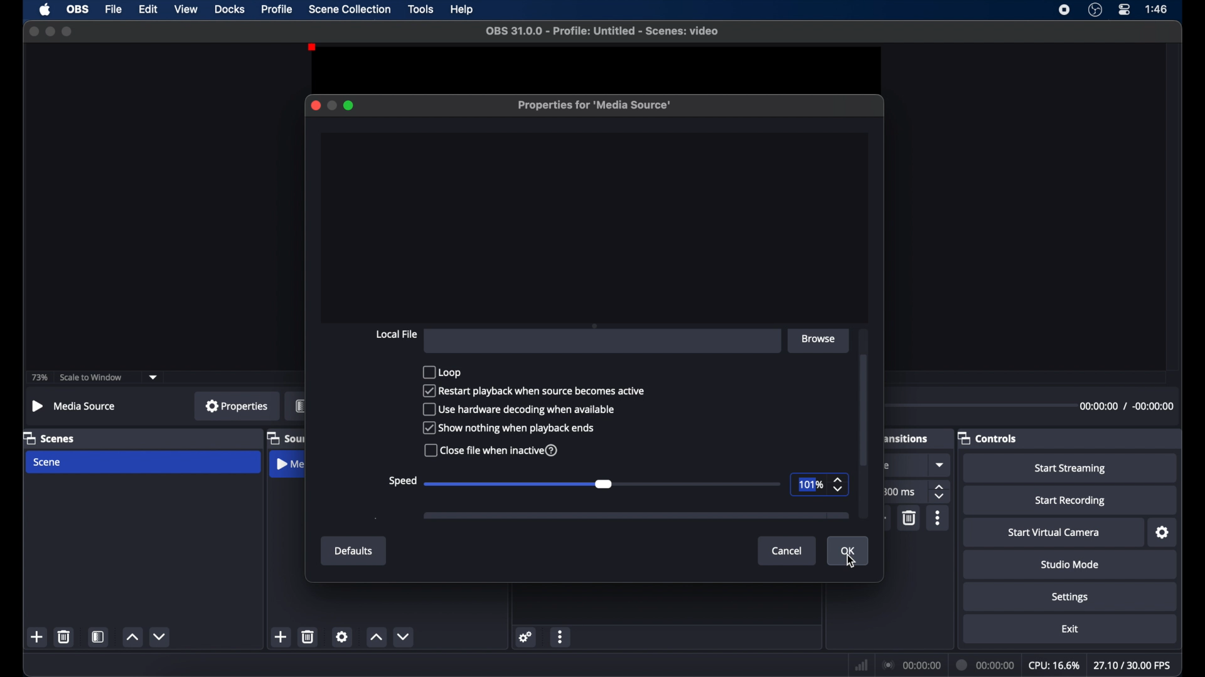 Image resolution: width=1205 pixels, height=677 pixels. I want to click on minimize, so click(50, 31).